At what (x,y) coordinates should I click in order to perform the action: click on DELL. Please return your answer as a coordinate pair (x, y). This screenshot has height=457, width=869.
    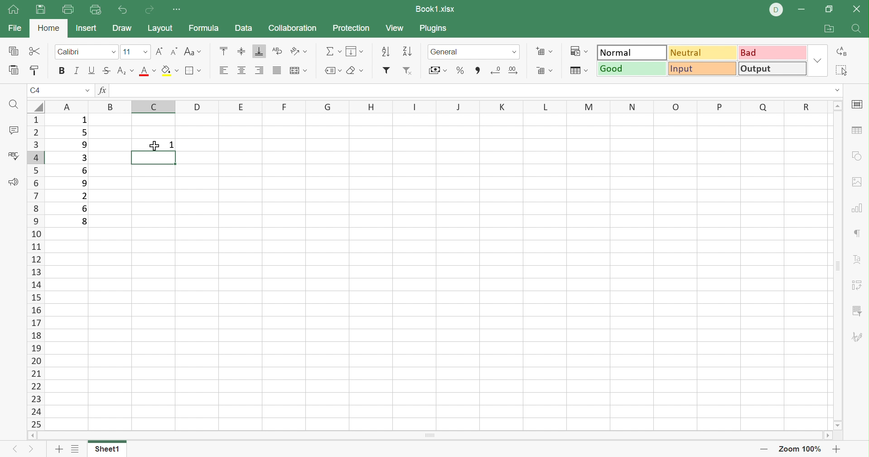
    Looking at the image, I should click on (775, 10).